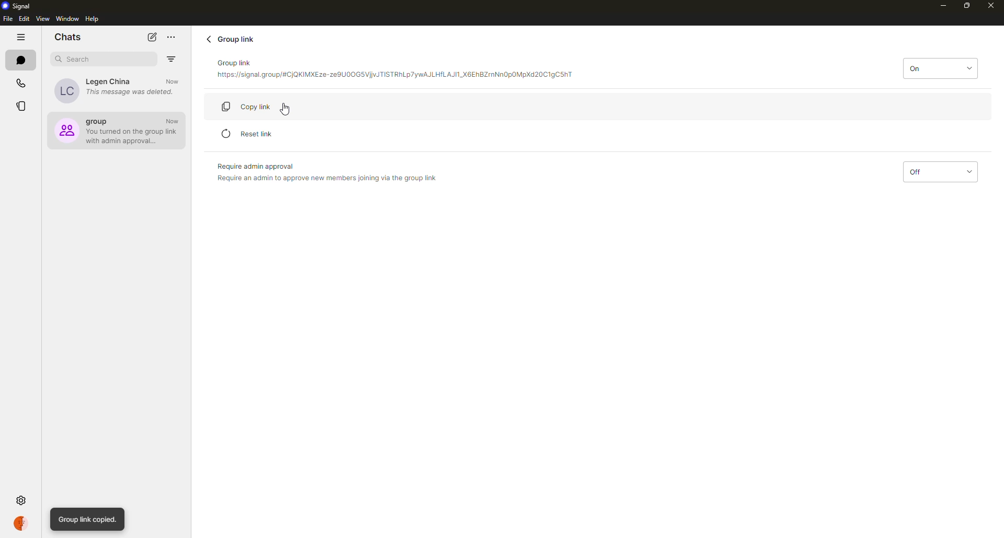 The image size is (1004, 538). Describe the element at coordinates (42, 19) in the screenshot. I see `view` at that location.